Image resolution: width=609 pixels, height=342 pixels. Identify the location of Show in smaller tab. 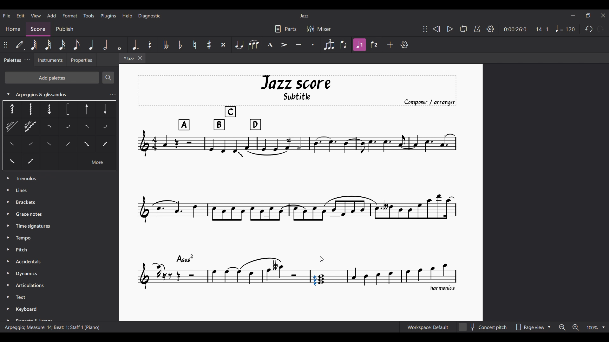
(588, 15).